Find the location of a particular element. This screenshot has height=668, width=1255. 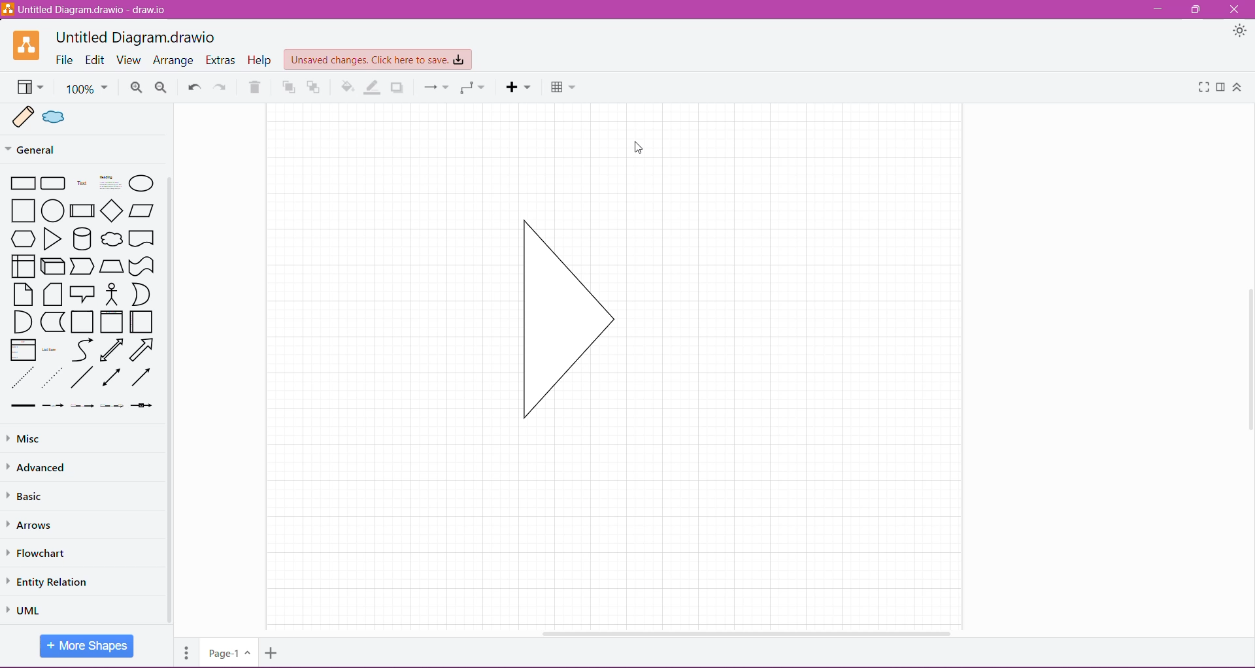

Page-1 is located at coordinates (229, 652).